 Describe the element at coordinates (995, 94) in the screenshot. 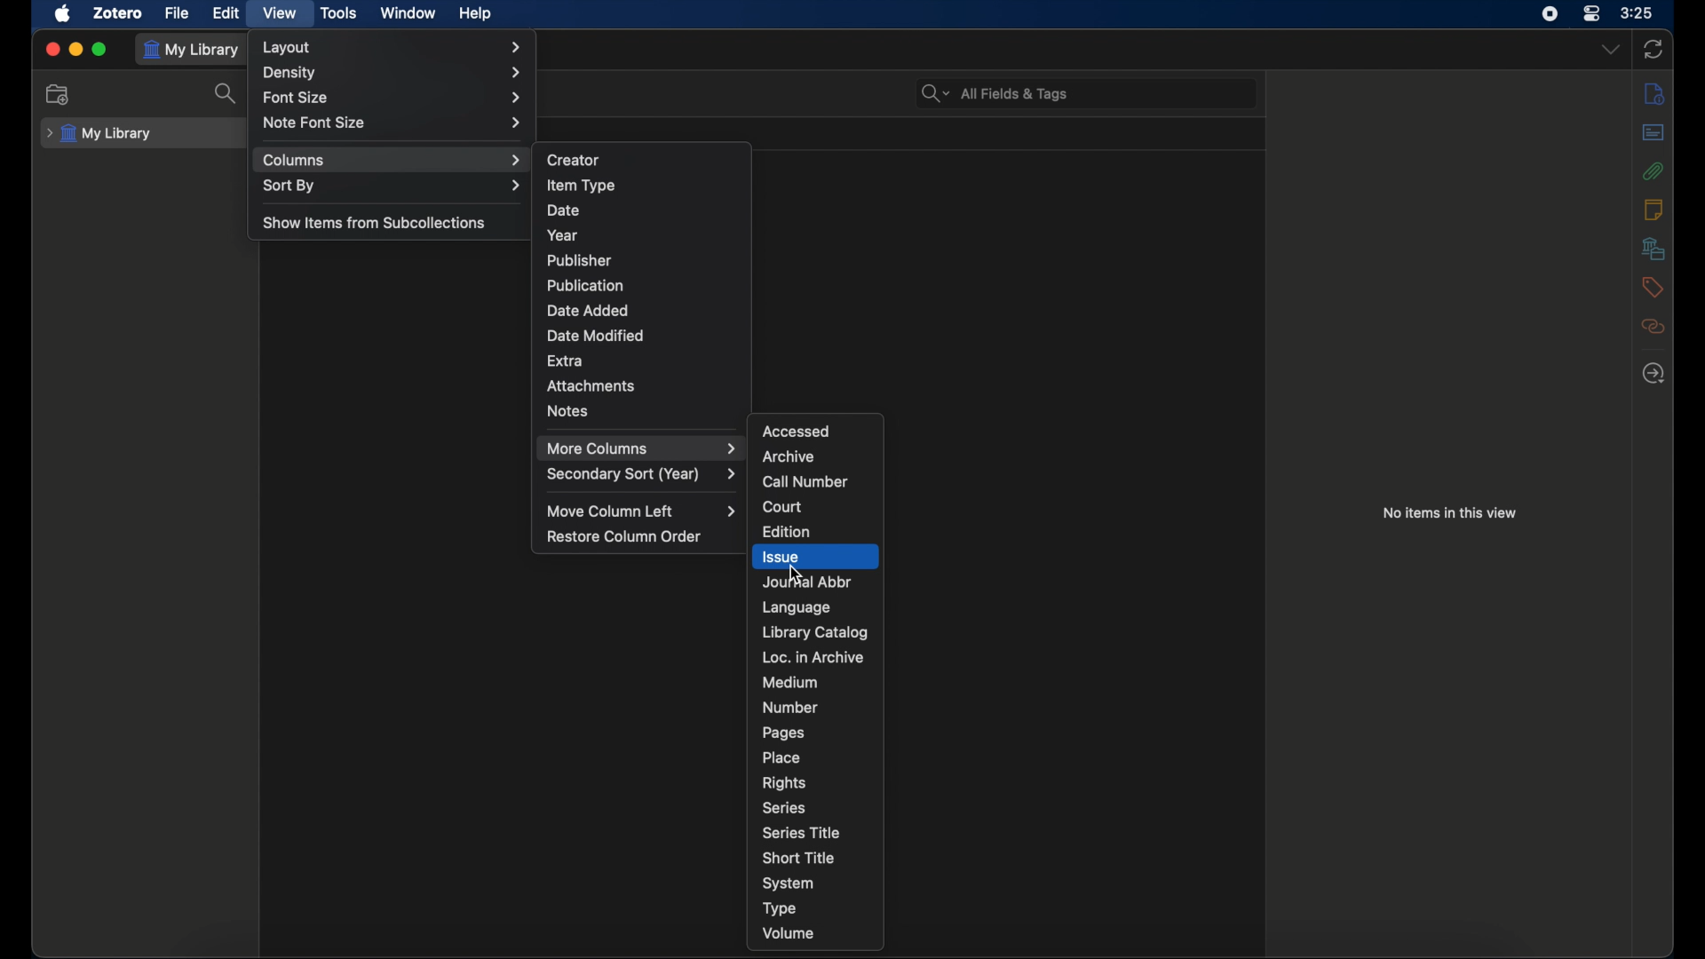

I see `all fields & tags` at that location.